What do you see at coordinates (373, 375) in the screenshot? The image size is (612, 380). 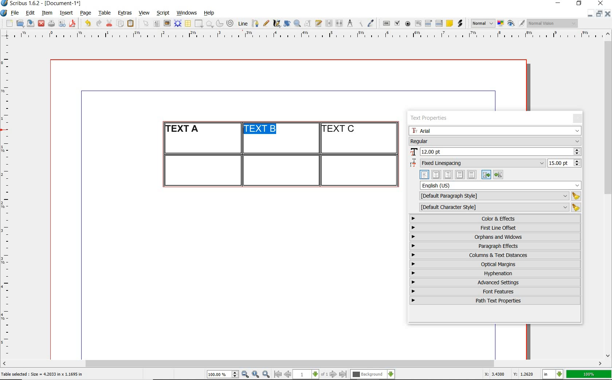 I see `select the current layer` at bounding box center [373, 375].